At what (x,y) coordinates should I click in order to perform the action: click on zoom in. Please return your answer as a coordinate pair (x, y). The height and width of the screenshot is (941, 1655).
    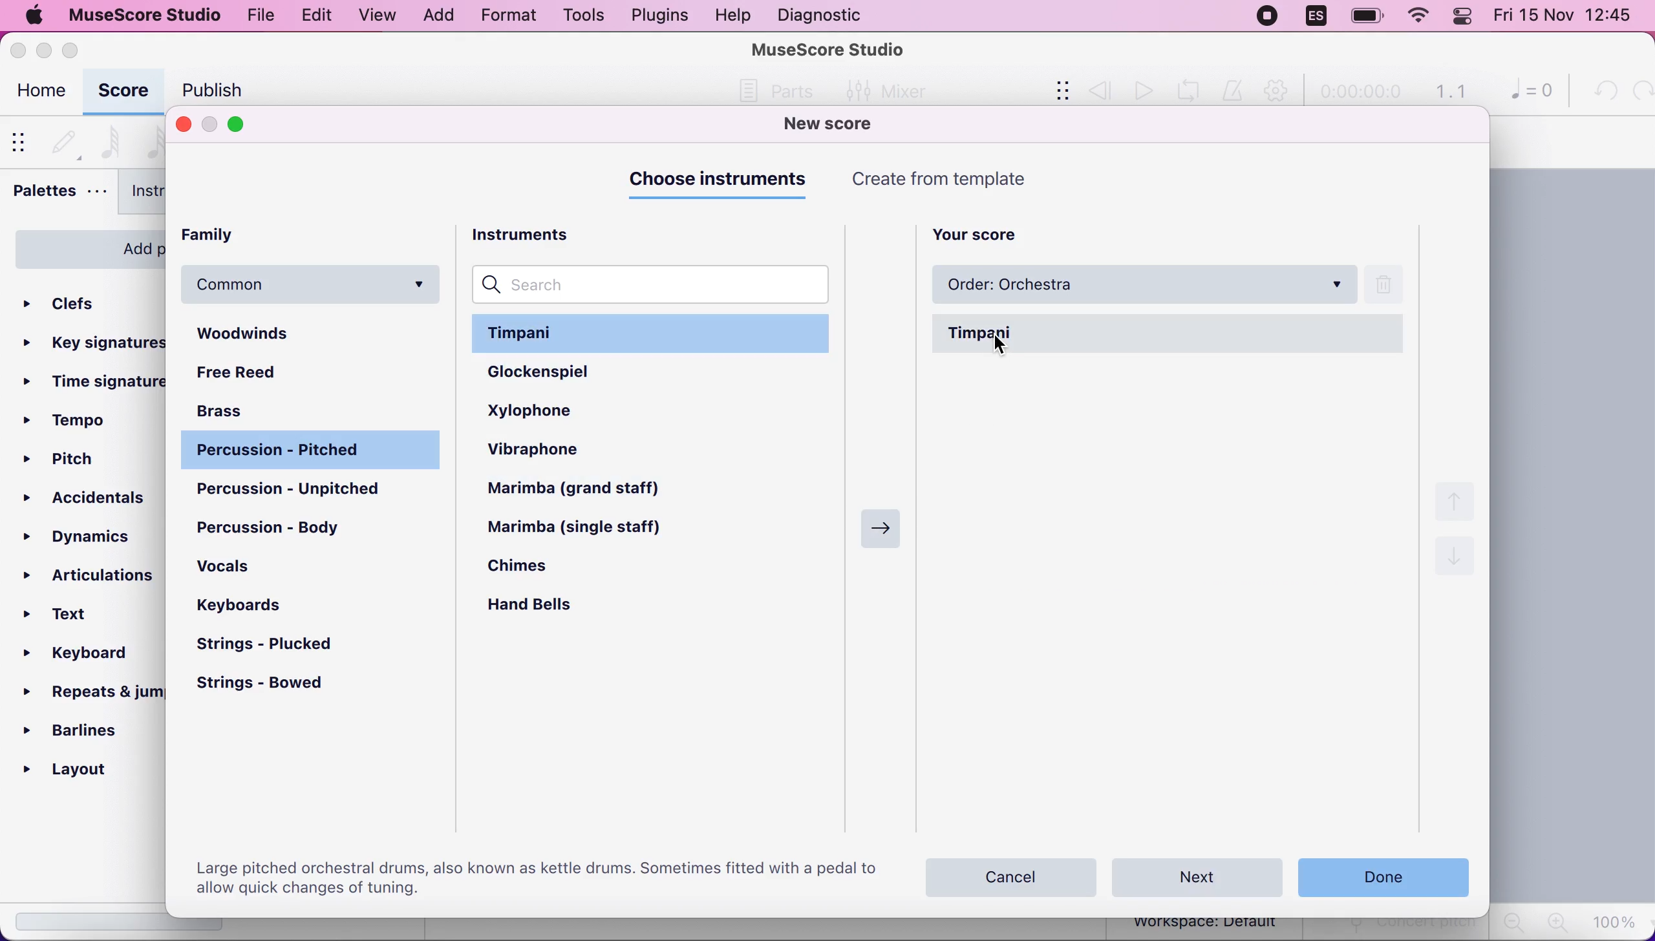
    Looking at the image, I should click on (1555, 922).